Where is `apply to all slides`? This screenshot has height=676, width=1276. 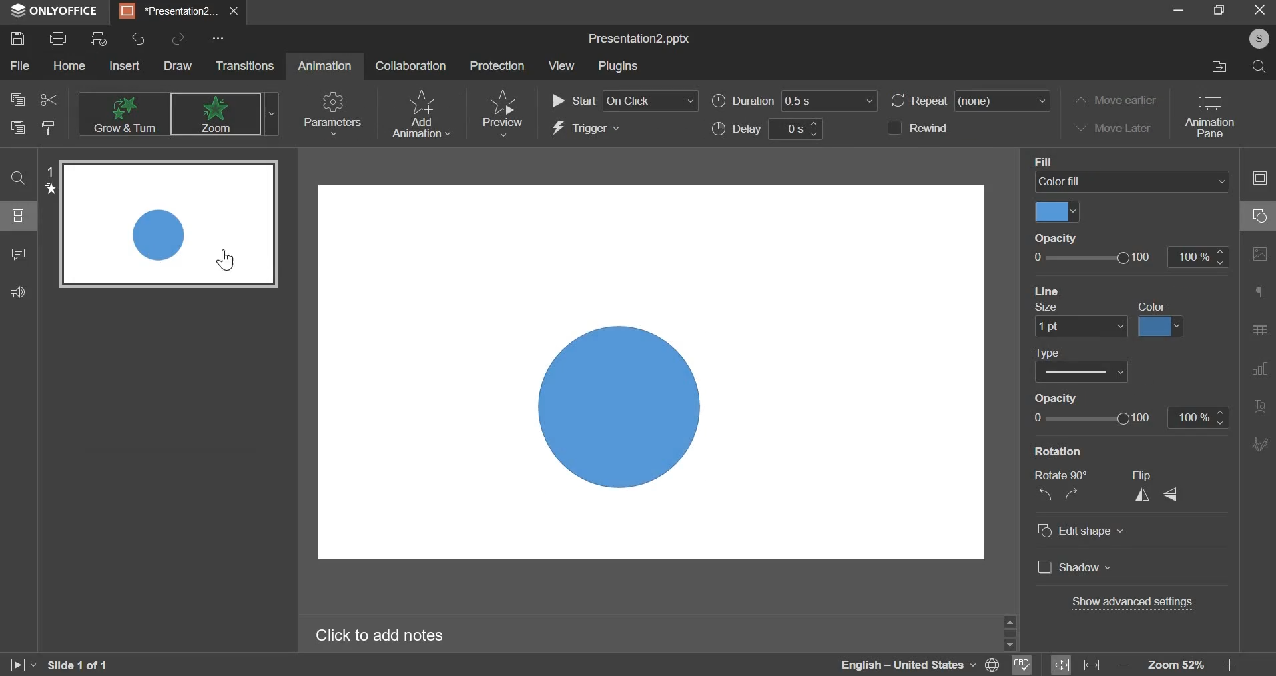 apply to all slides is located at coordinates (1094, 349).